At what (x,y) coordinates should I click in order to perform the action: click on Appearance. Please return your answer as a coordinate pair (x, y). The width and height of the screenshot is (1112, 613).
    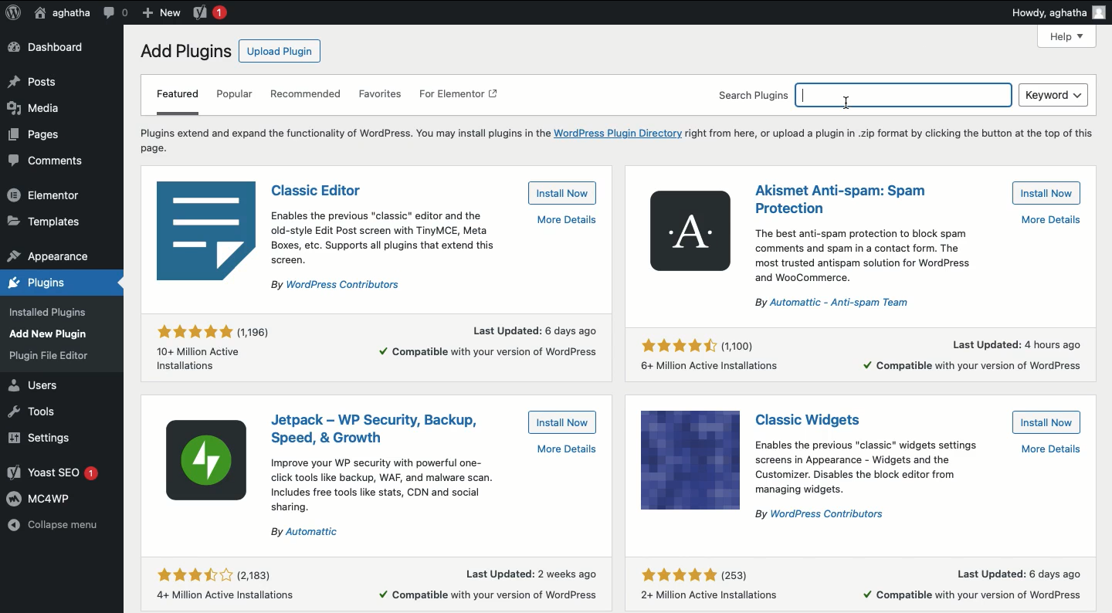
    Looking at the image, I should click on (56, 332).